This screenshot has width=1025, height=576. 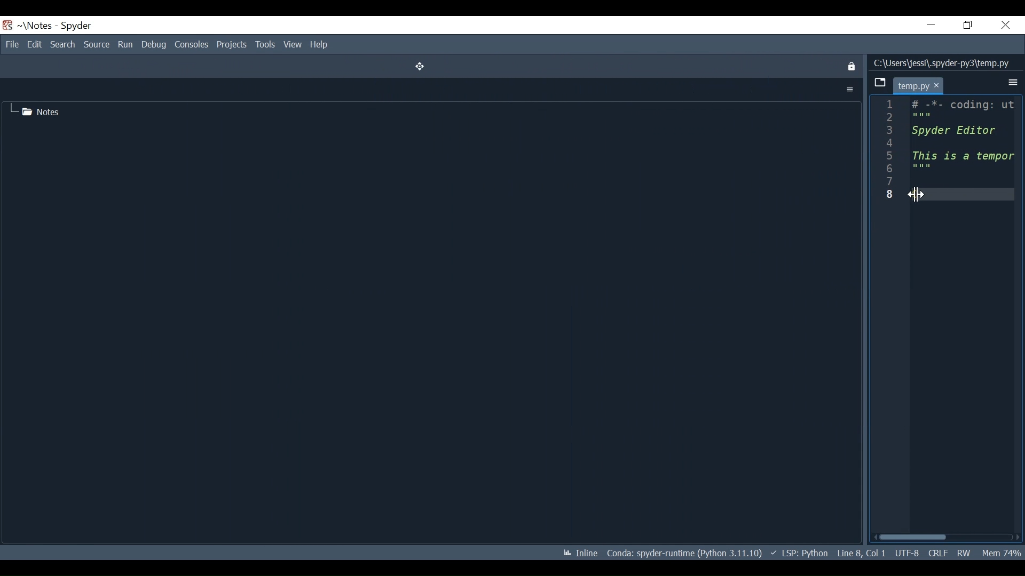 What do you see at coordinates (265, 45) in the screenshot?
I see `Tools` at bounding box center [265, 45].